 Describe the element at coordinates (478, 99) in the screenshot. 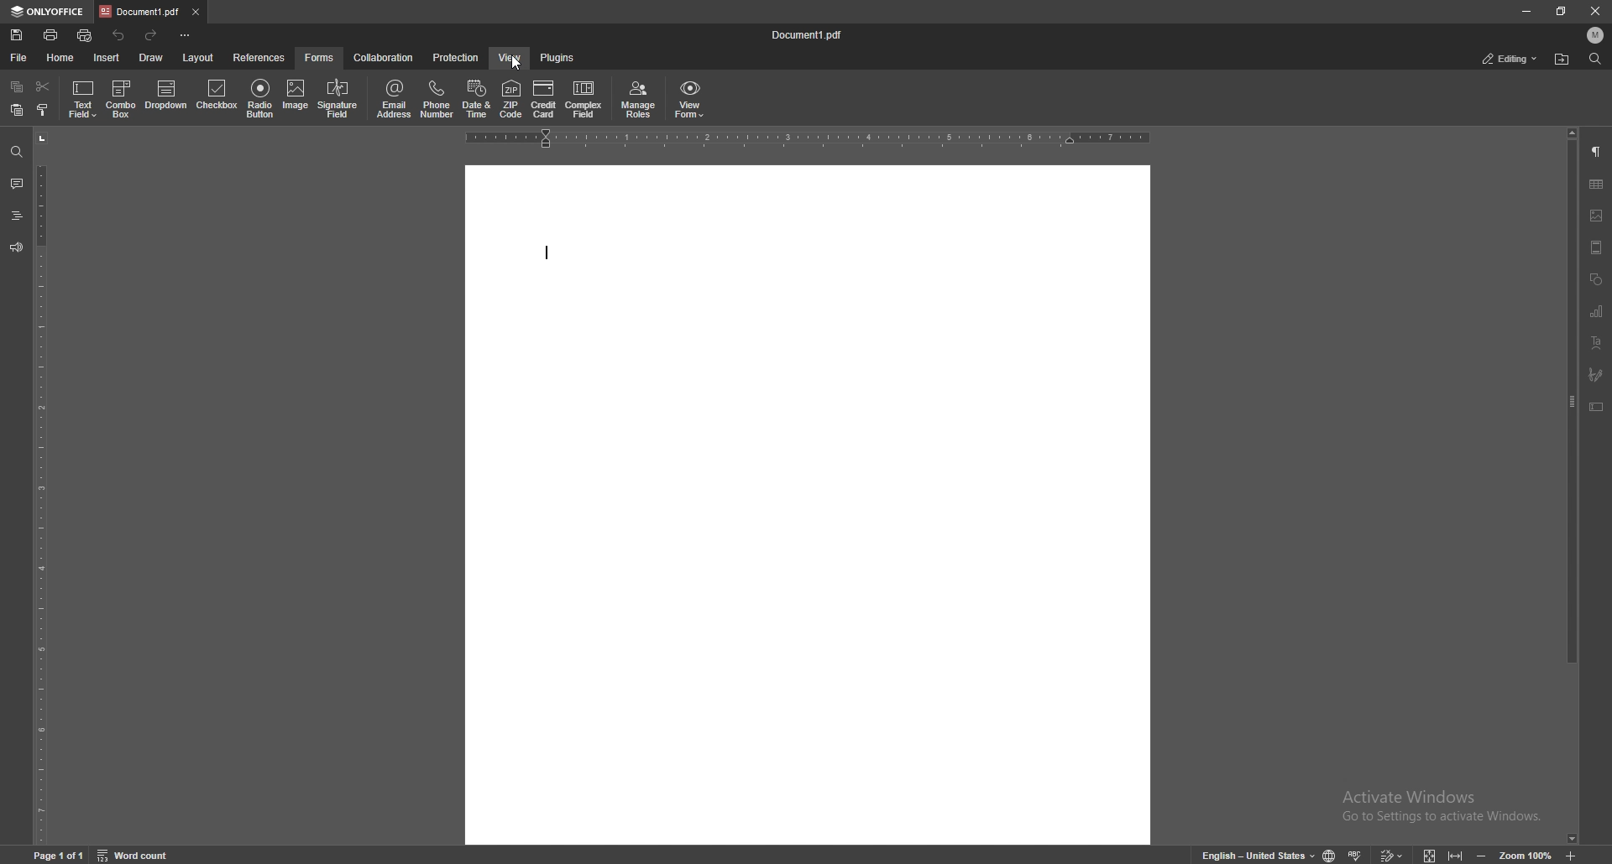

I see `date and time` at that location.